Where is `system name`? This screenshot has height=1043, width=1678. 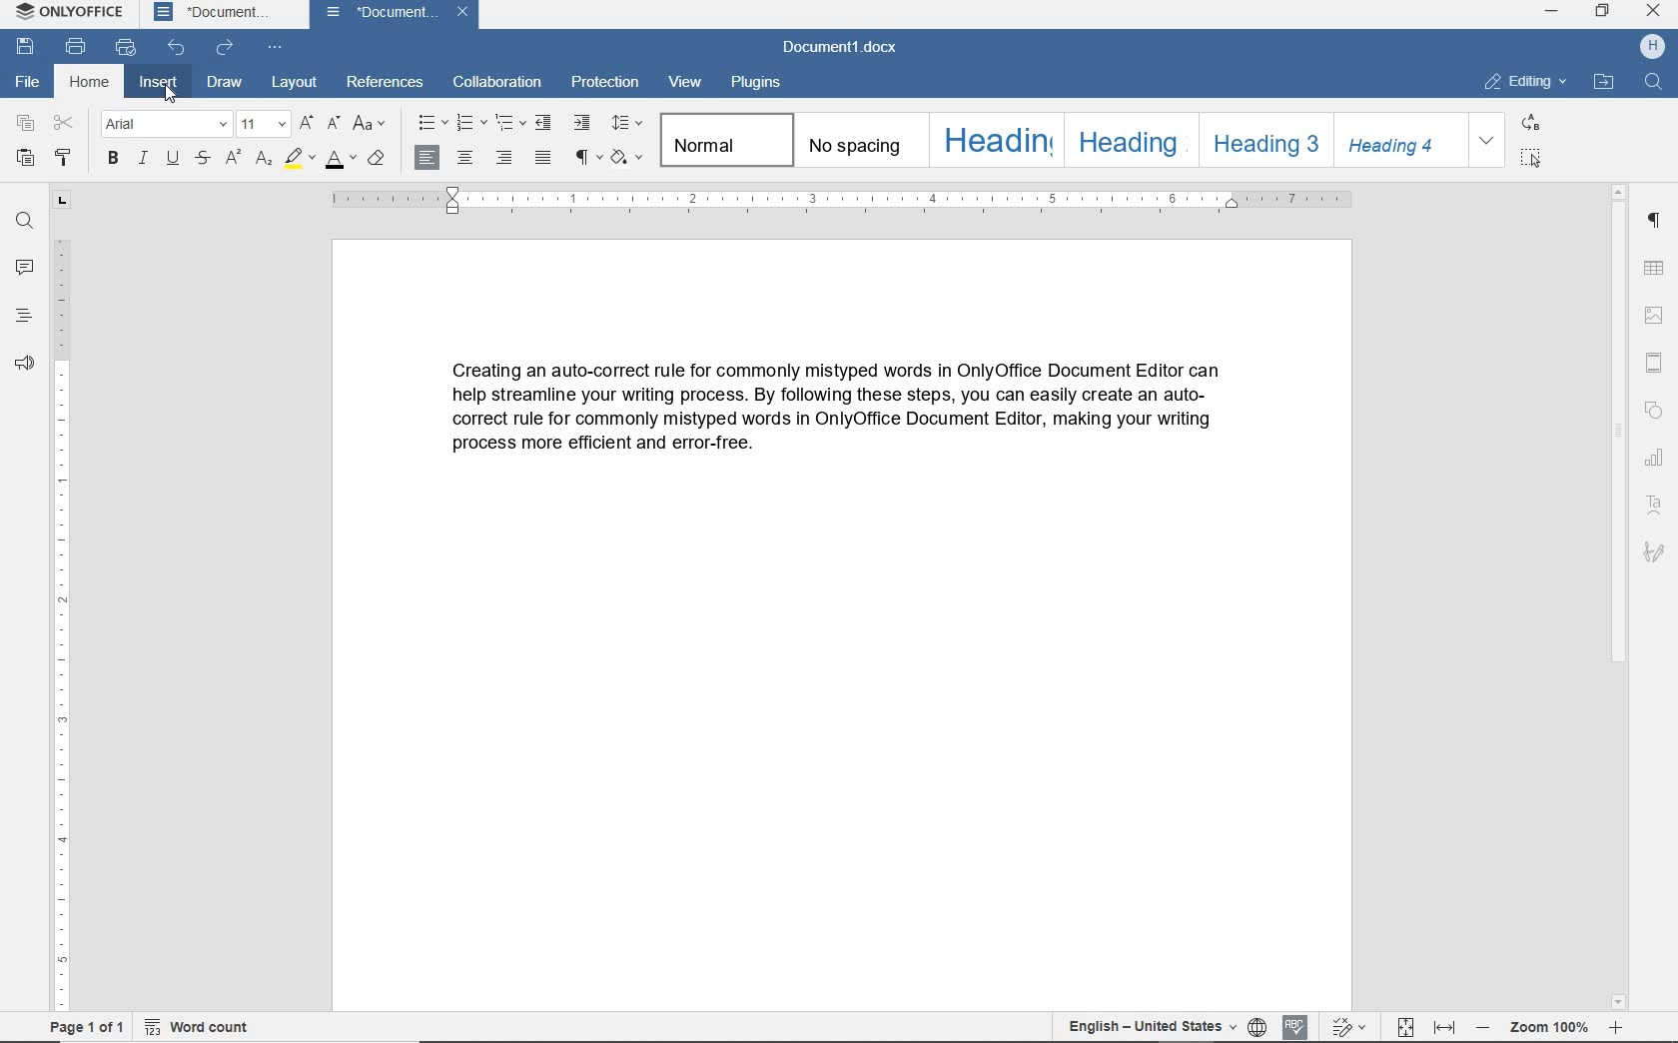
system name is located at coordinates (66, 13).